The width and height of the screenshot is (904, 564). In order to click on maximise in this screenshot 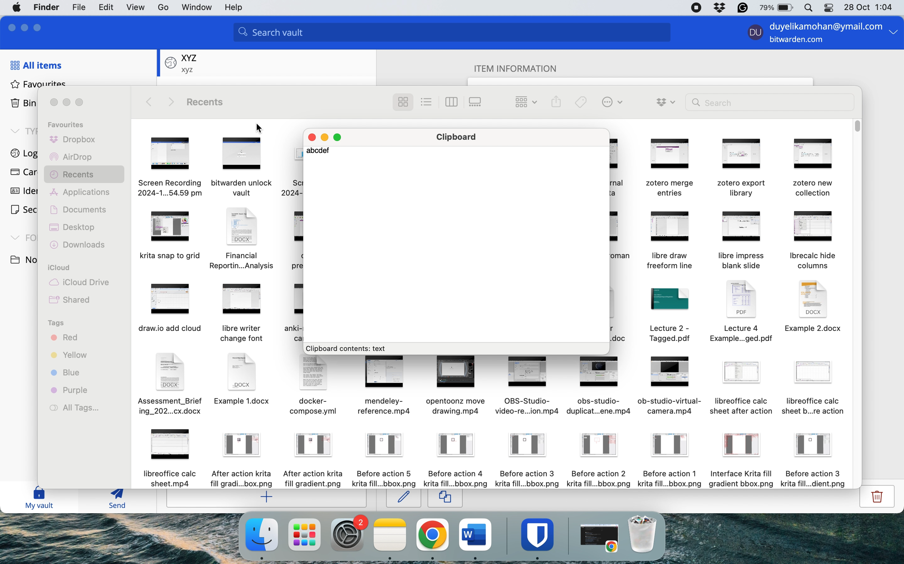, I will do `click(83, 102)`.